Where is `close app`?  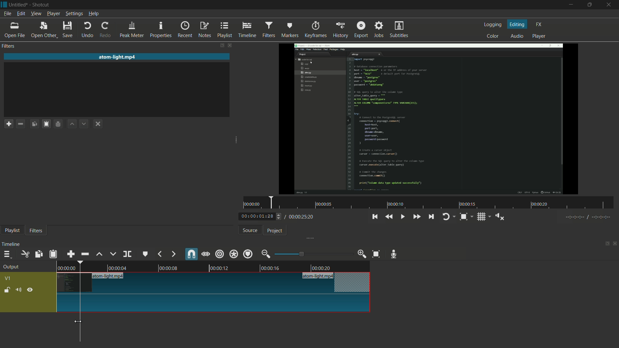 close app is located at coordinates (611, 5).